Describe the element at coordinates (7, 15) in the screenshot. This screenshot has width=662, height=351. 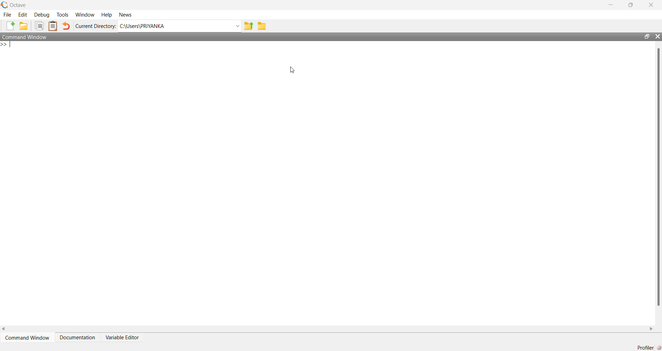
I see `File` at that location.